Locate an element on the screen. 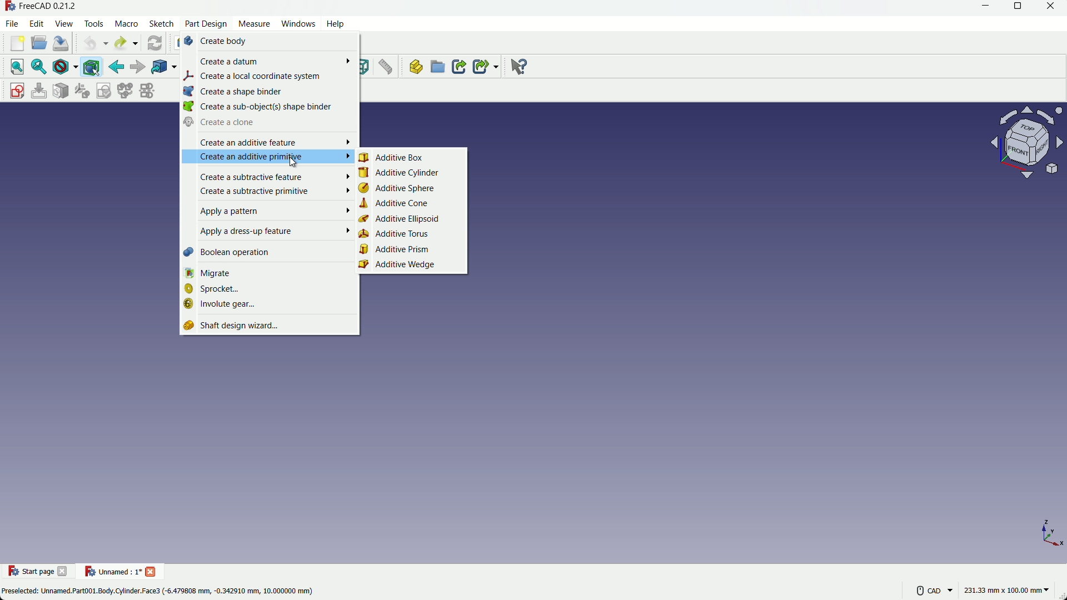  minimize is located at coordinates (985, 6).